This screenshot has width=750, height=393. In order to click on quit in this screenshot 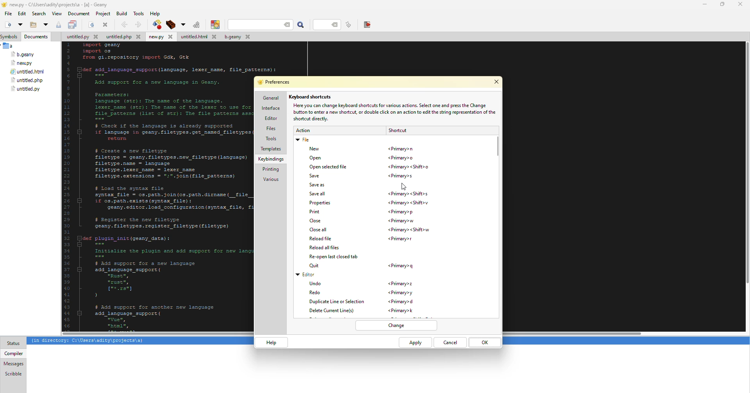, I will do `click(316, 266)`.